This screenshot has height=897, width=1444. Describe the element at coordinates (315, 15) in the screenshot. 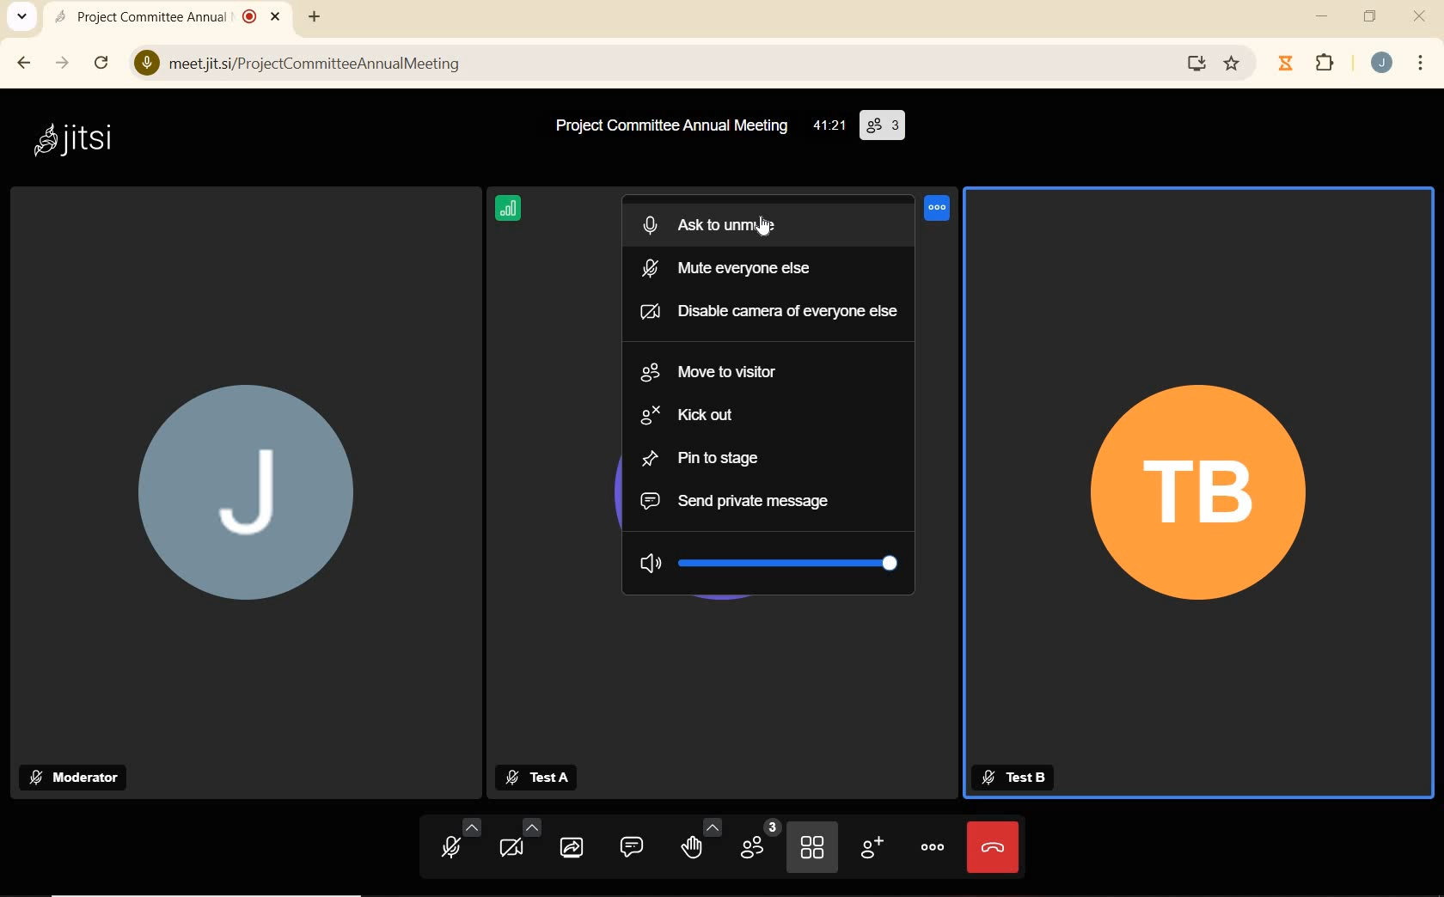

I see `ADD NEW TAB` at that location.